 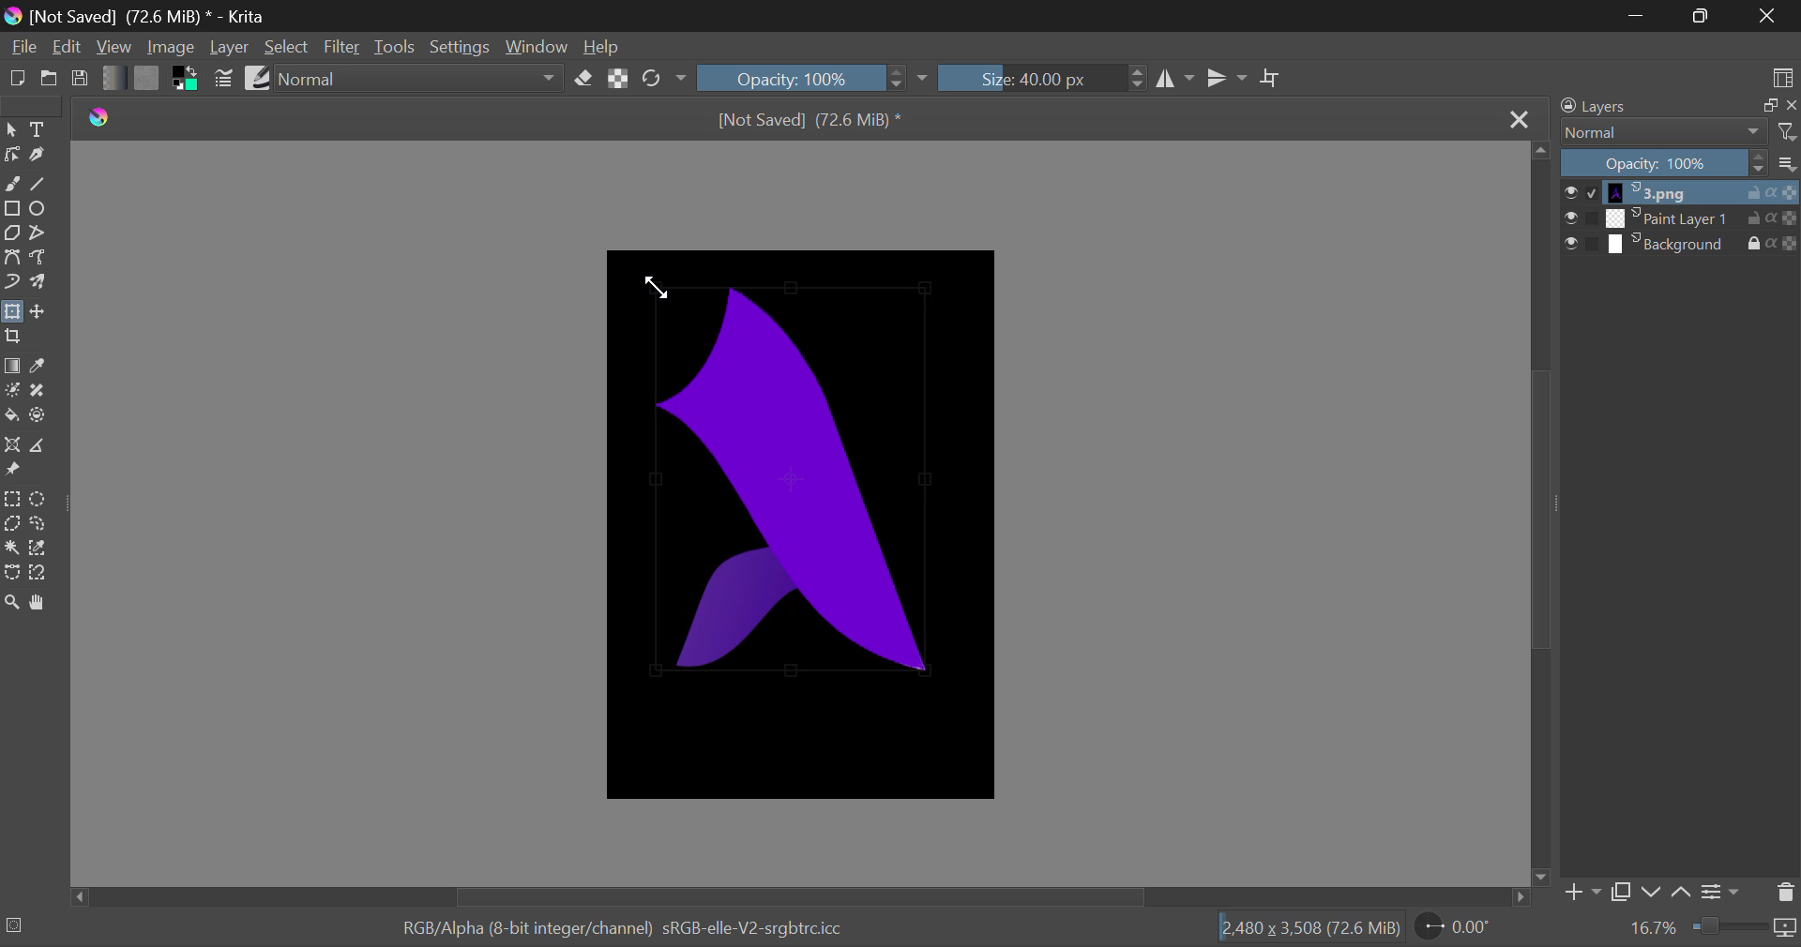 I want to click on Assistant Tool, so click(x=11, y=445).